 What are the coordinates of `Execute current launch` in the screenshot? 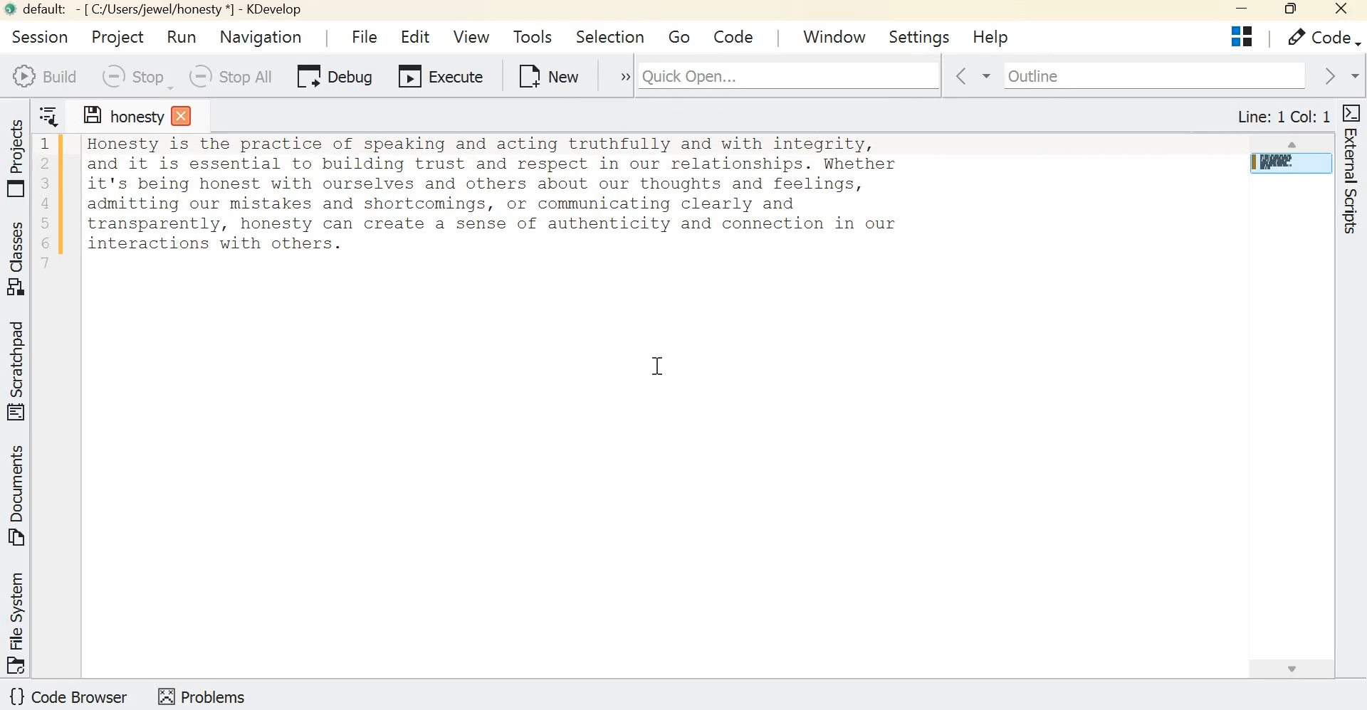 It's located at (441, 79).